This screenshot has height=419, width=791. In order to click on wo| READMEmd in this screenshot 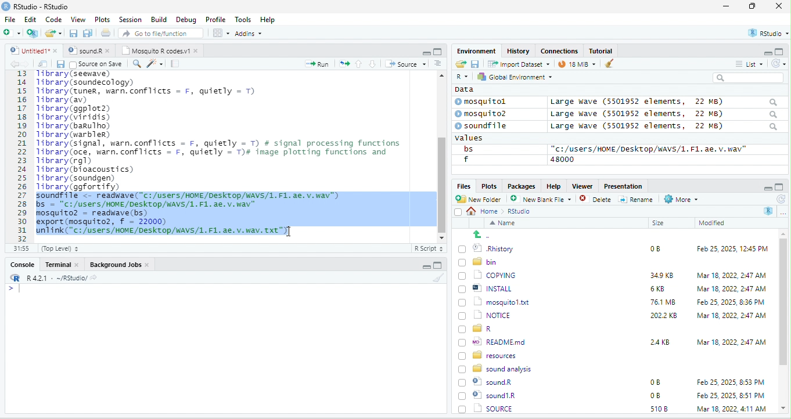, I will do `click(495, 341)`.